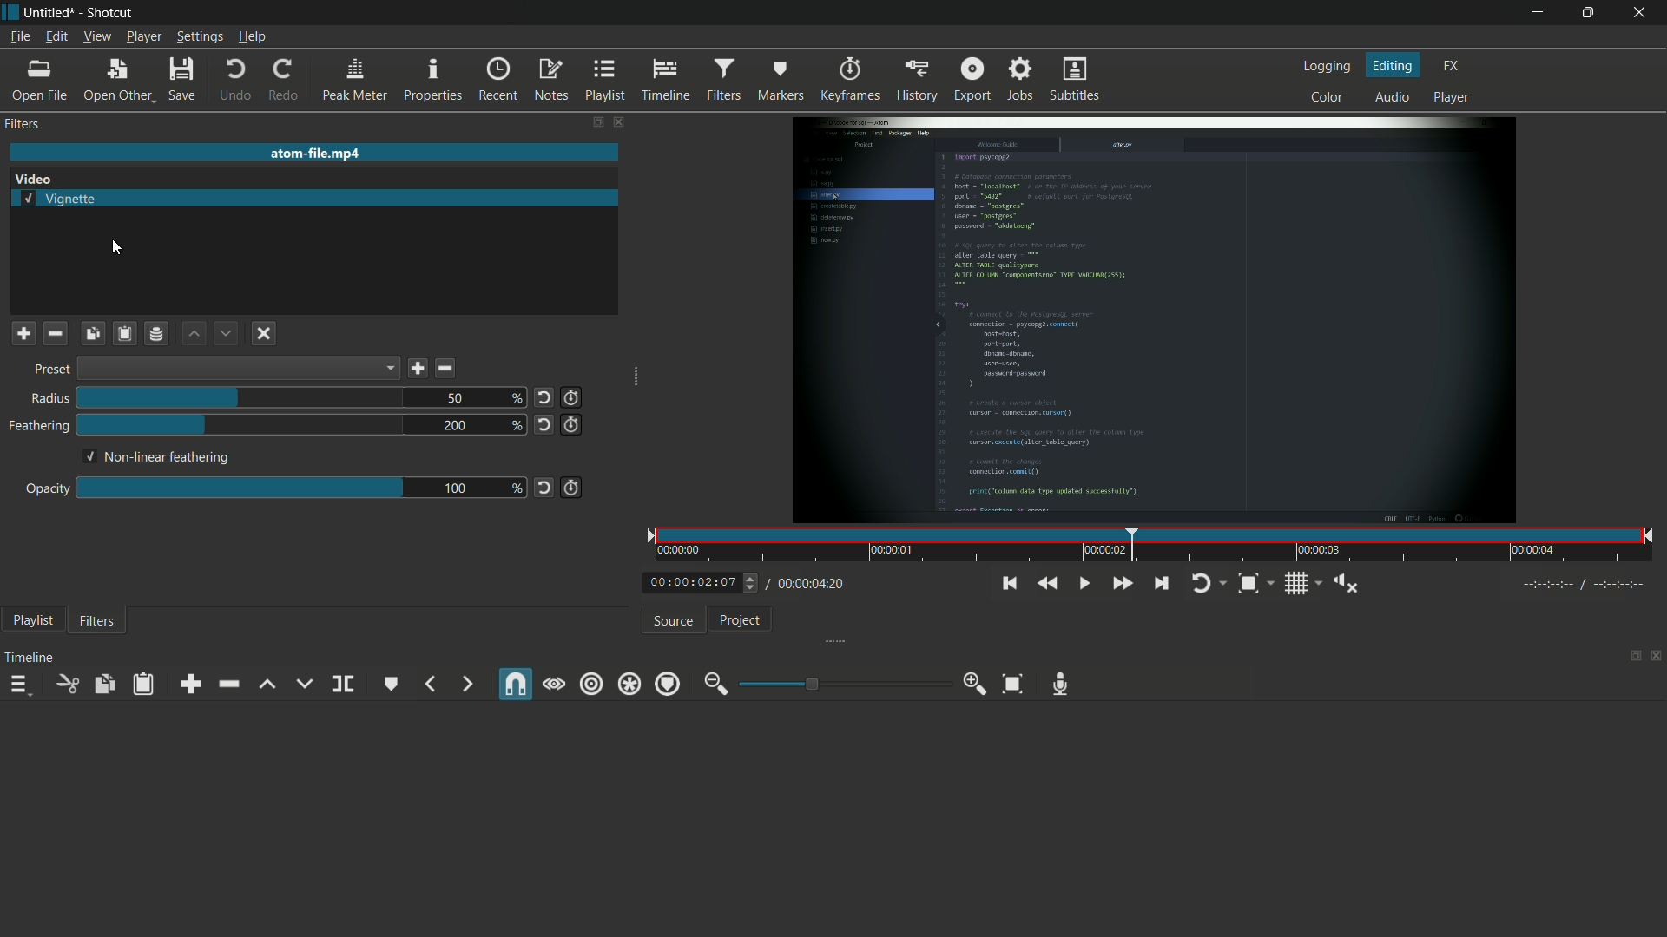 This screenshot has height=937, width=1667. Describe the element at coordinates (145, 684) in the screenshot. I see `paste filters` at that location.